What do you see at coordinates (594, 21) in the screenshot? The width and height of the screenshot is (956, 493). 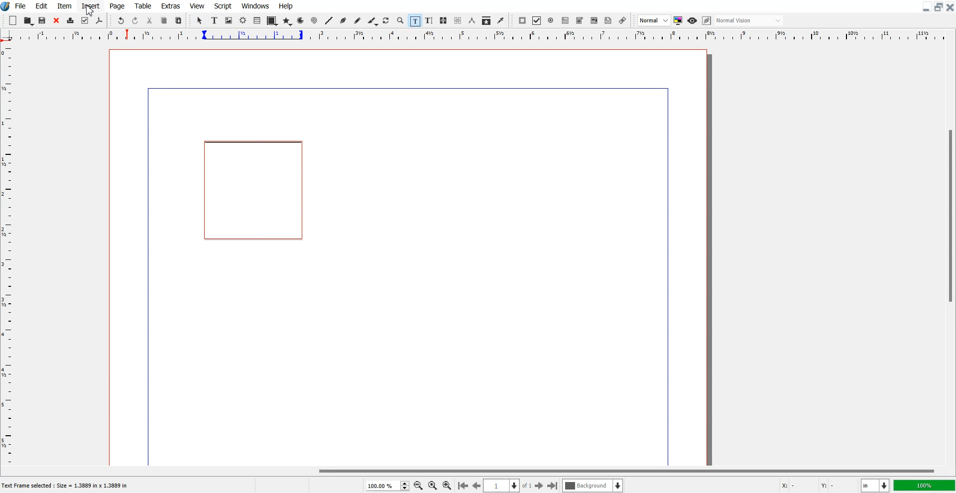 I see `PDF List Box` at bounding box center [594, 21].